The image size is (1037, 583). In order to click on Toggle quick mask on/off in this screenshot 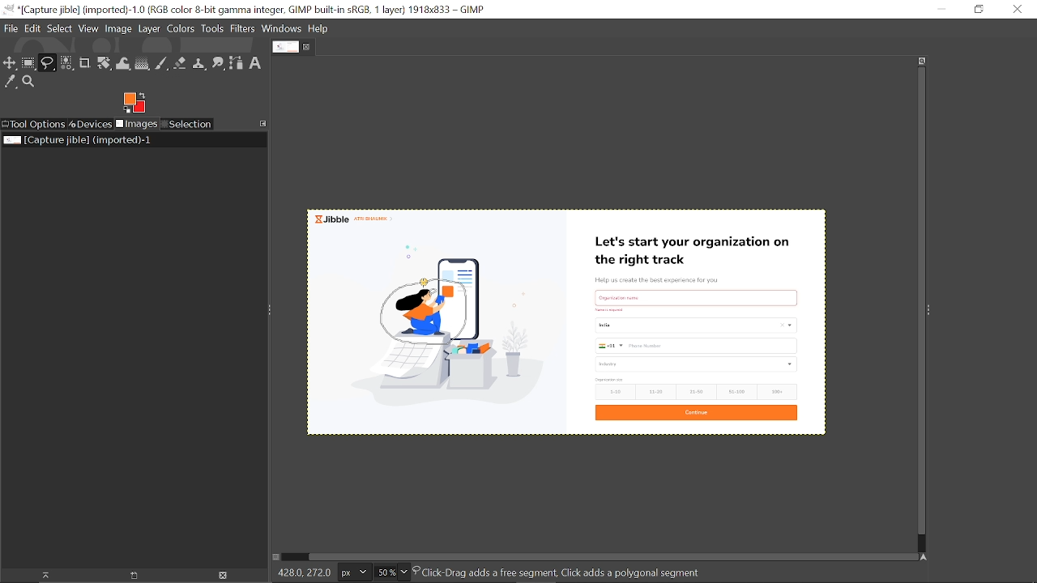, I will do `click(275, 557)`.